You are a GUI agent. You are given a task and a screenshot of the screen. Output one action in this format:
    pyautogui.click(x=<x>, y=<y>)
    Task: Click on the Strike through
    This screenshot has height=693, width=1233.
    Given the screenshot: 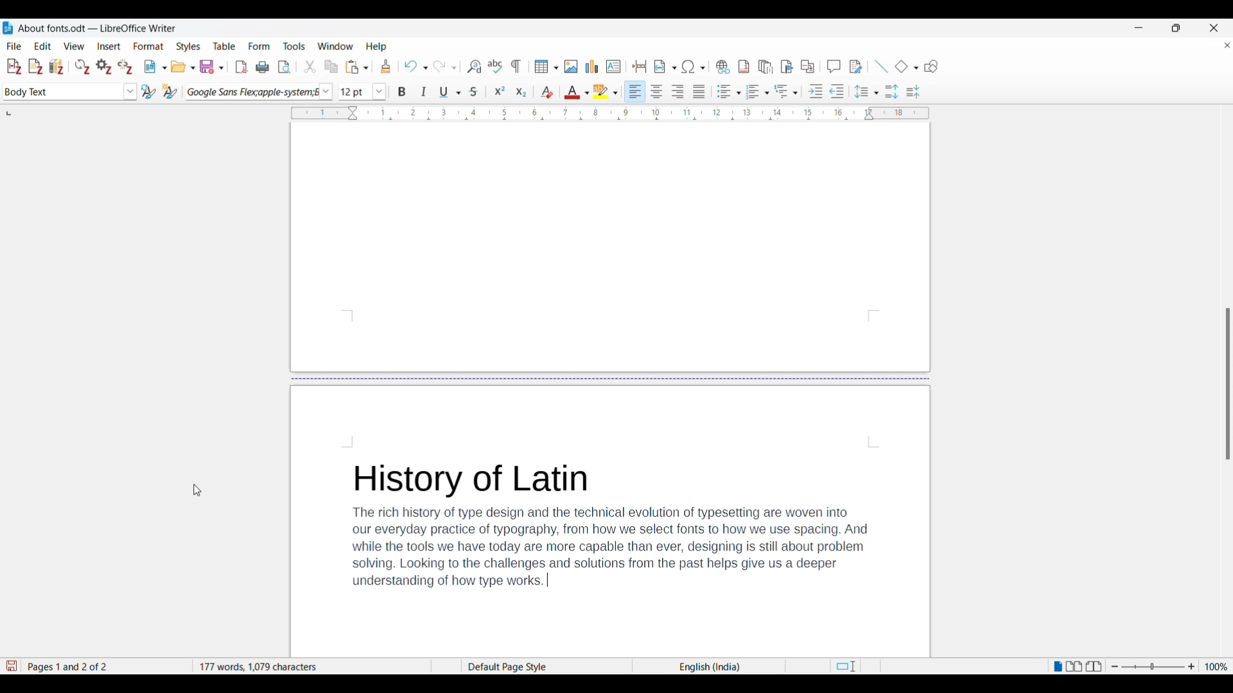 What is the action you would take?
    pyautogui.click(x=474, y=92)
    